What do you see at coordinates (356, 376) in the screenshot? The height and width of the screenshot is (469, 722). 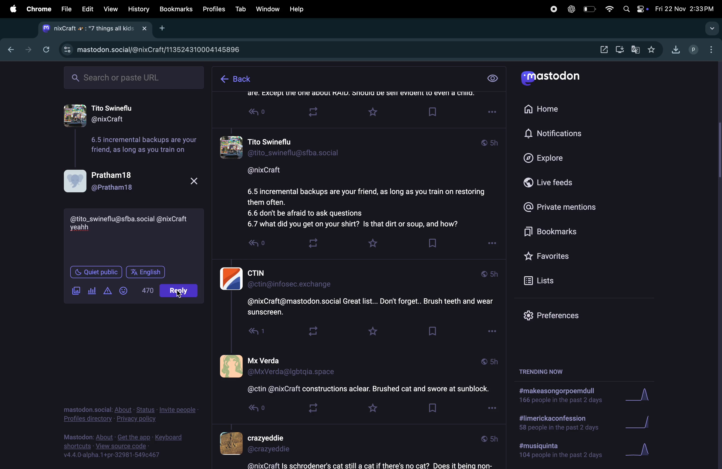 I see `thread` at bounding box center [356, 376].